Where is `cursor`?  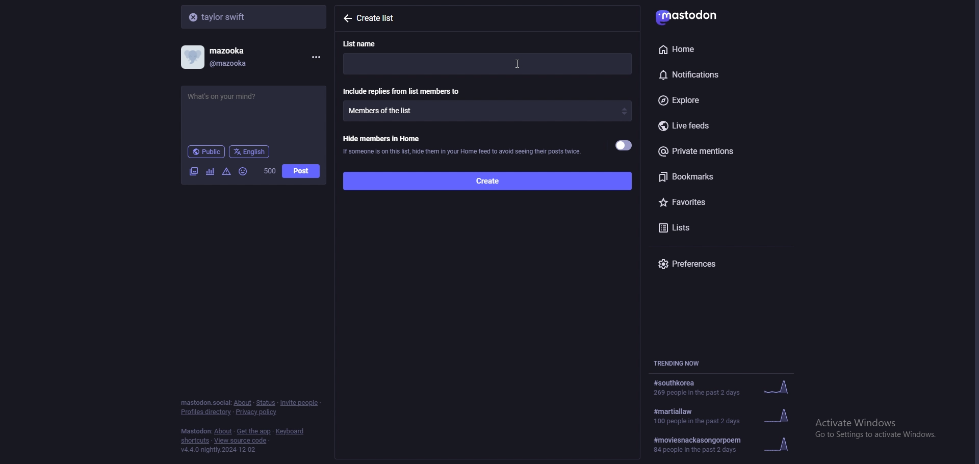
cursor is located at coordinates (521, 63).